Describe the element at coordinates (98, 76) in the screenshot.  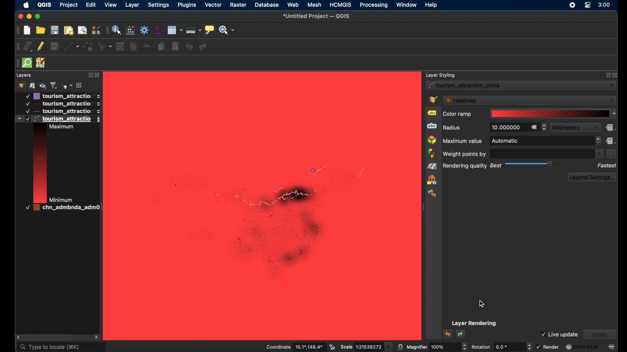
I see `close` at that location.